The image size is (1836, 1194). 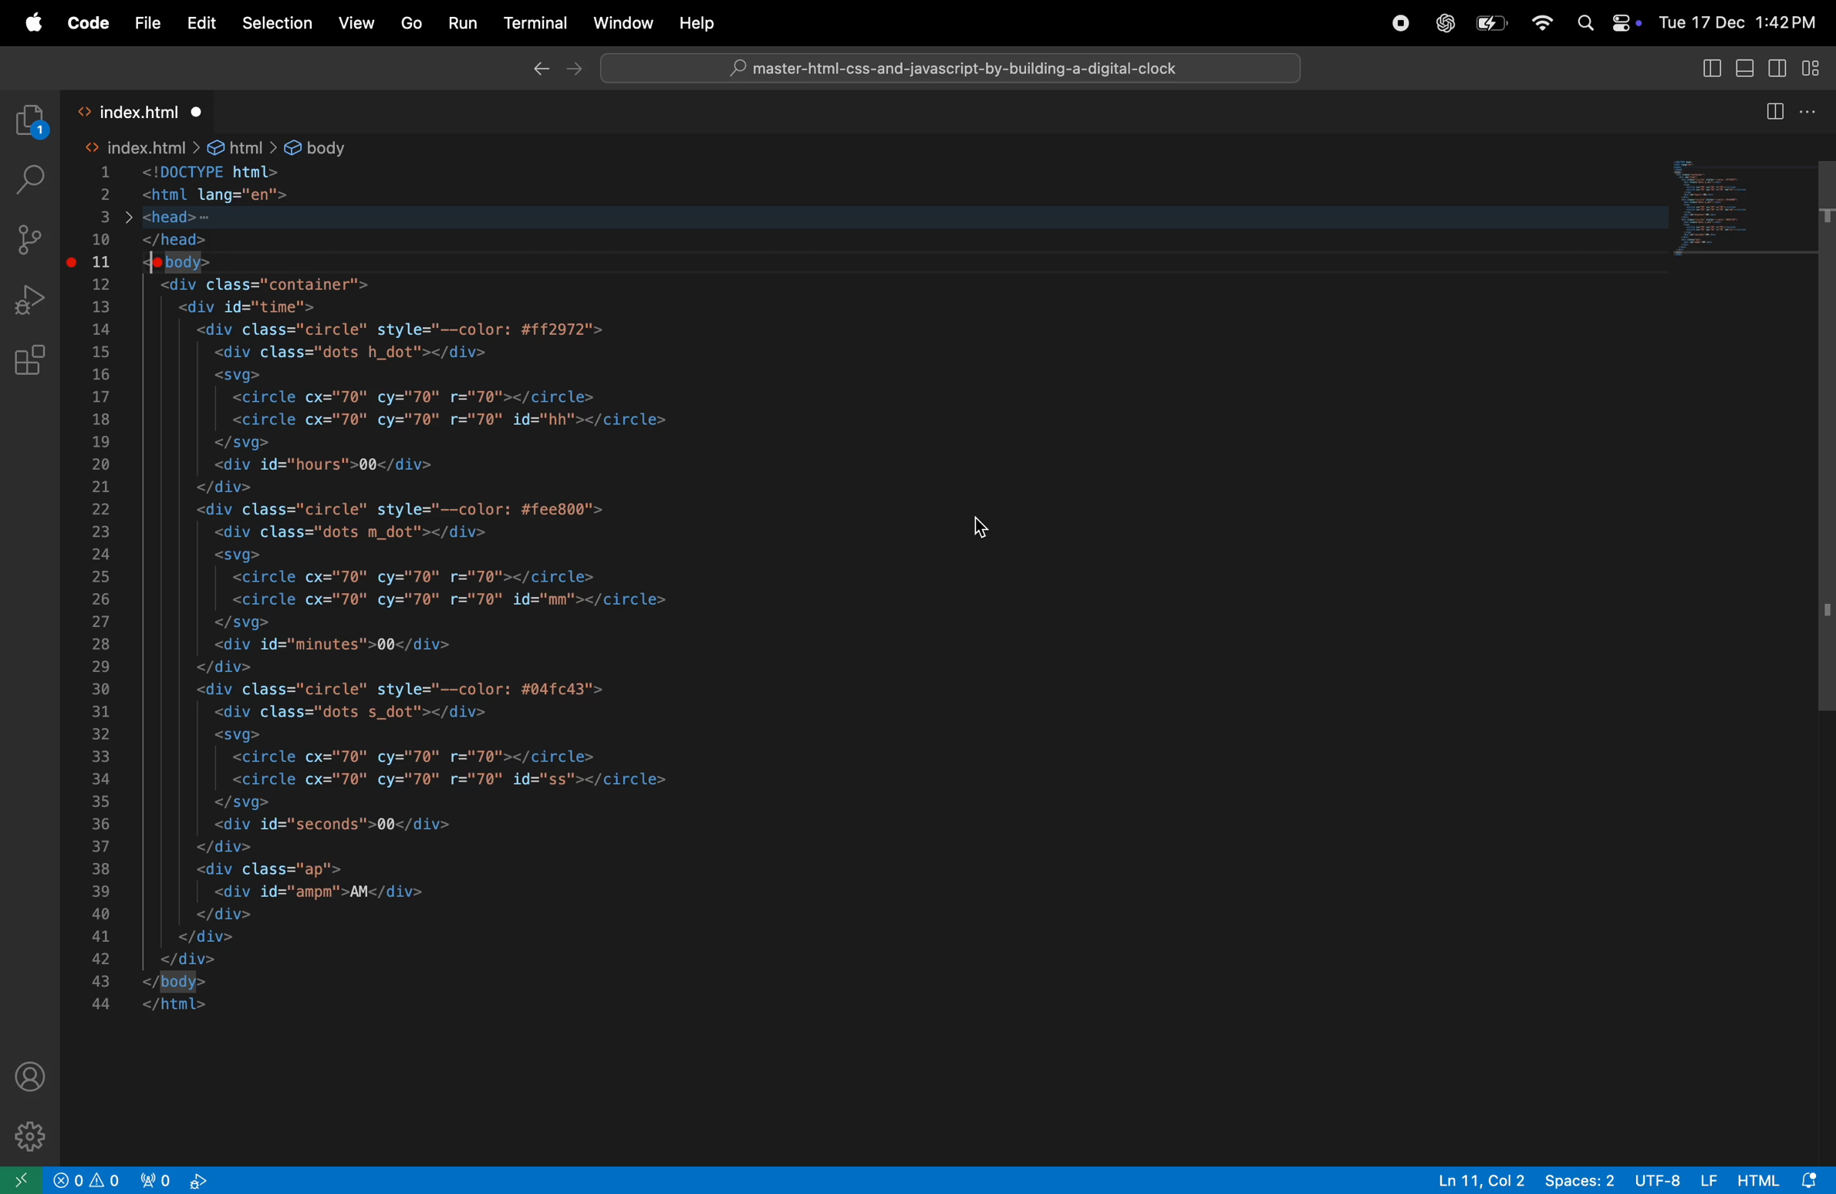 I want to click on Code, so click(x=91, y=25).